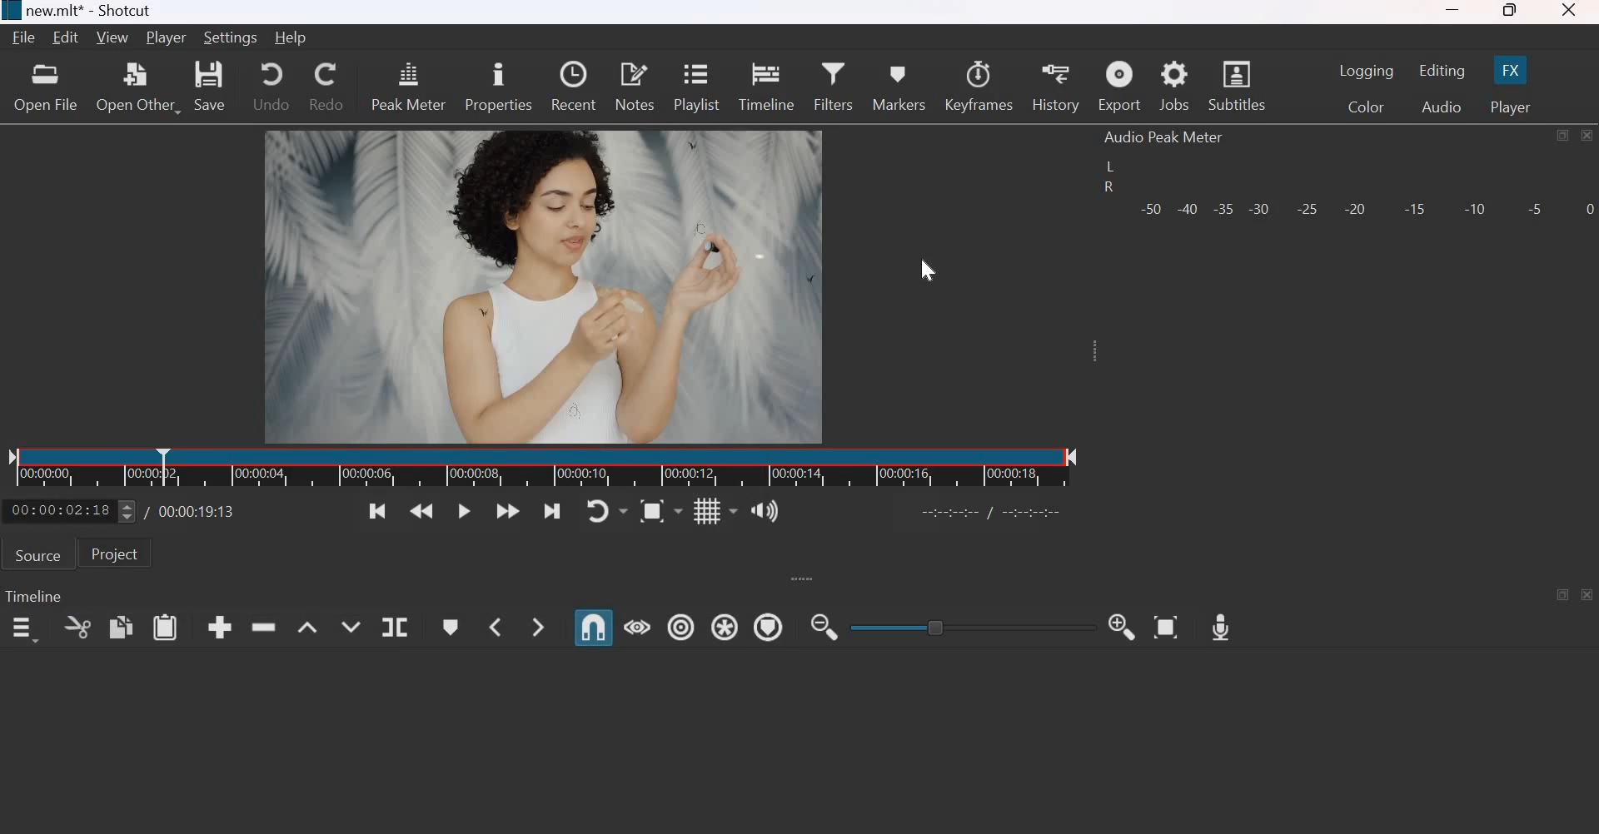 This screenshot has width=1599, height=834. What do you see at coordinates (538, 627) in the screenshot?
I see `Next Marker` at bounding box center [538, 627].